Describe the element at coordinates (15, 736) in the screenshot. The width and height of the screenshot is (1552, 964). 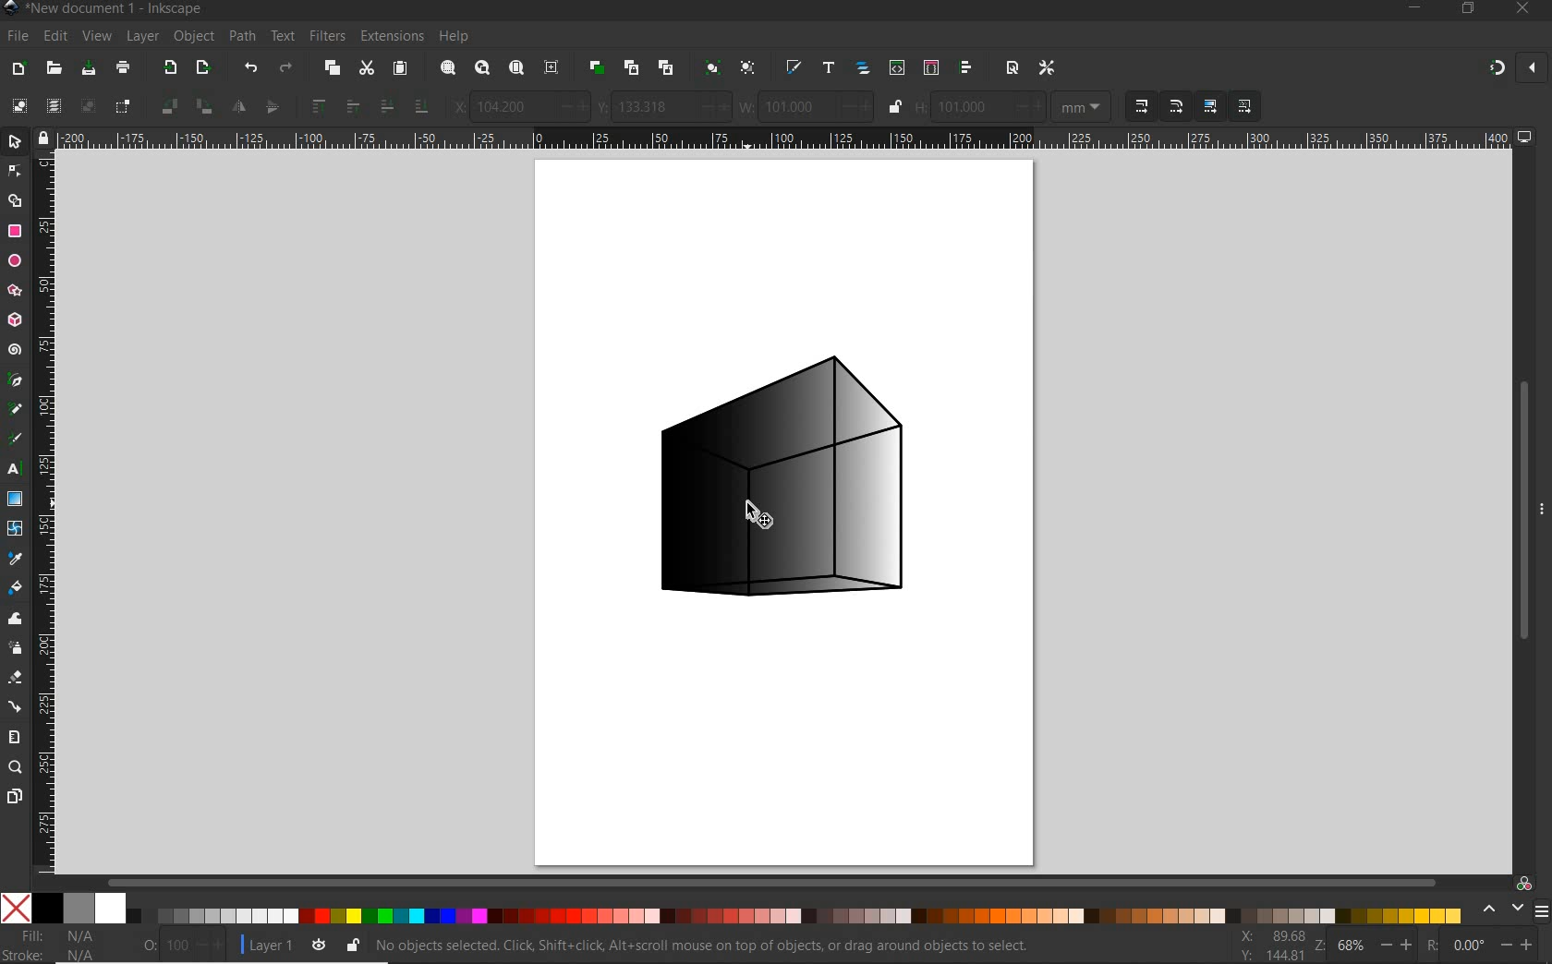
I see `MEASURE TOOL` at that location.